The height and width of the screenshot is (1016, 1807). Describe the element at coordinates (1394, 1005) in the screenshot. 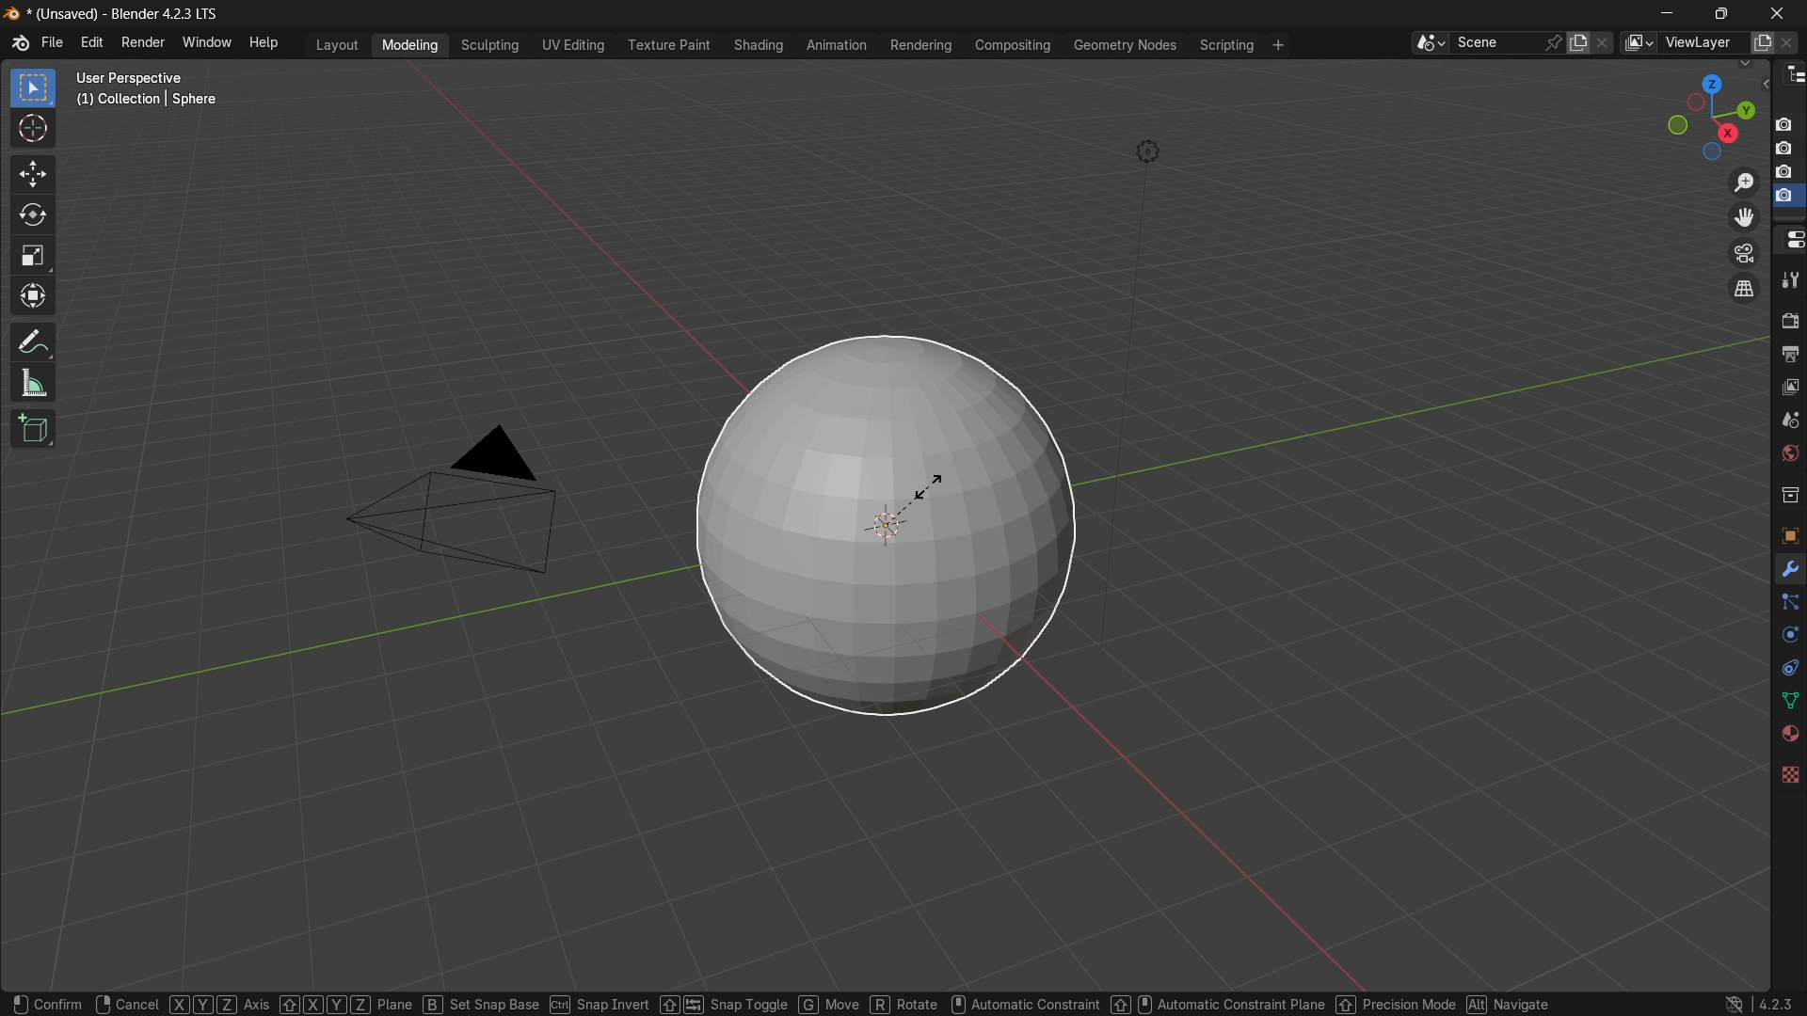

I see `precision mode` at that location.